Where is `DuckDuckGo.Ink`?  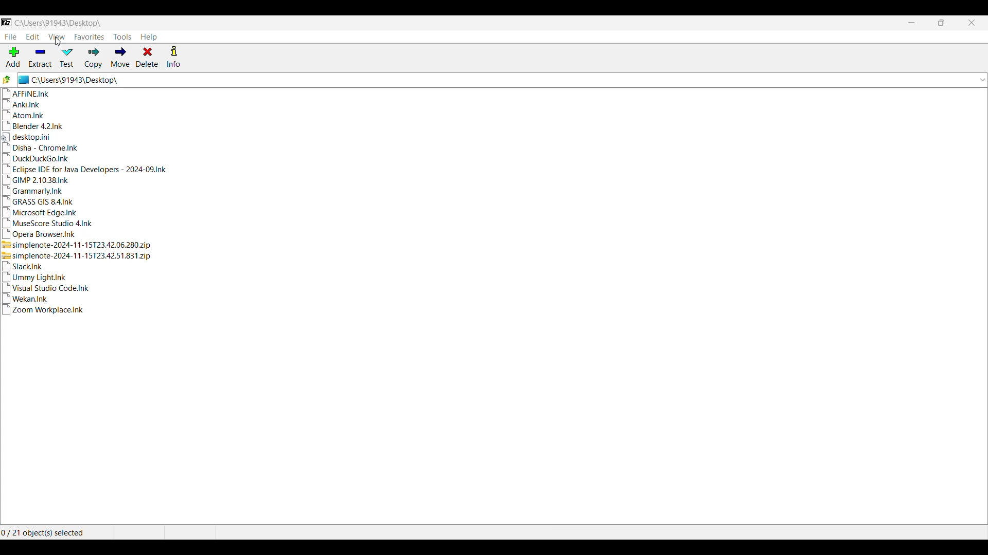
DuckDuckGo.Ink is located at coordinates (37, 159).